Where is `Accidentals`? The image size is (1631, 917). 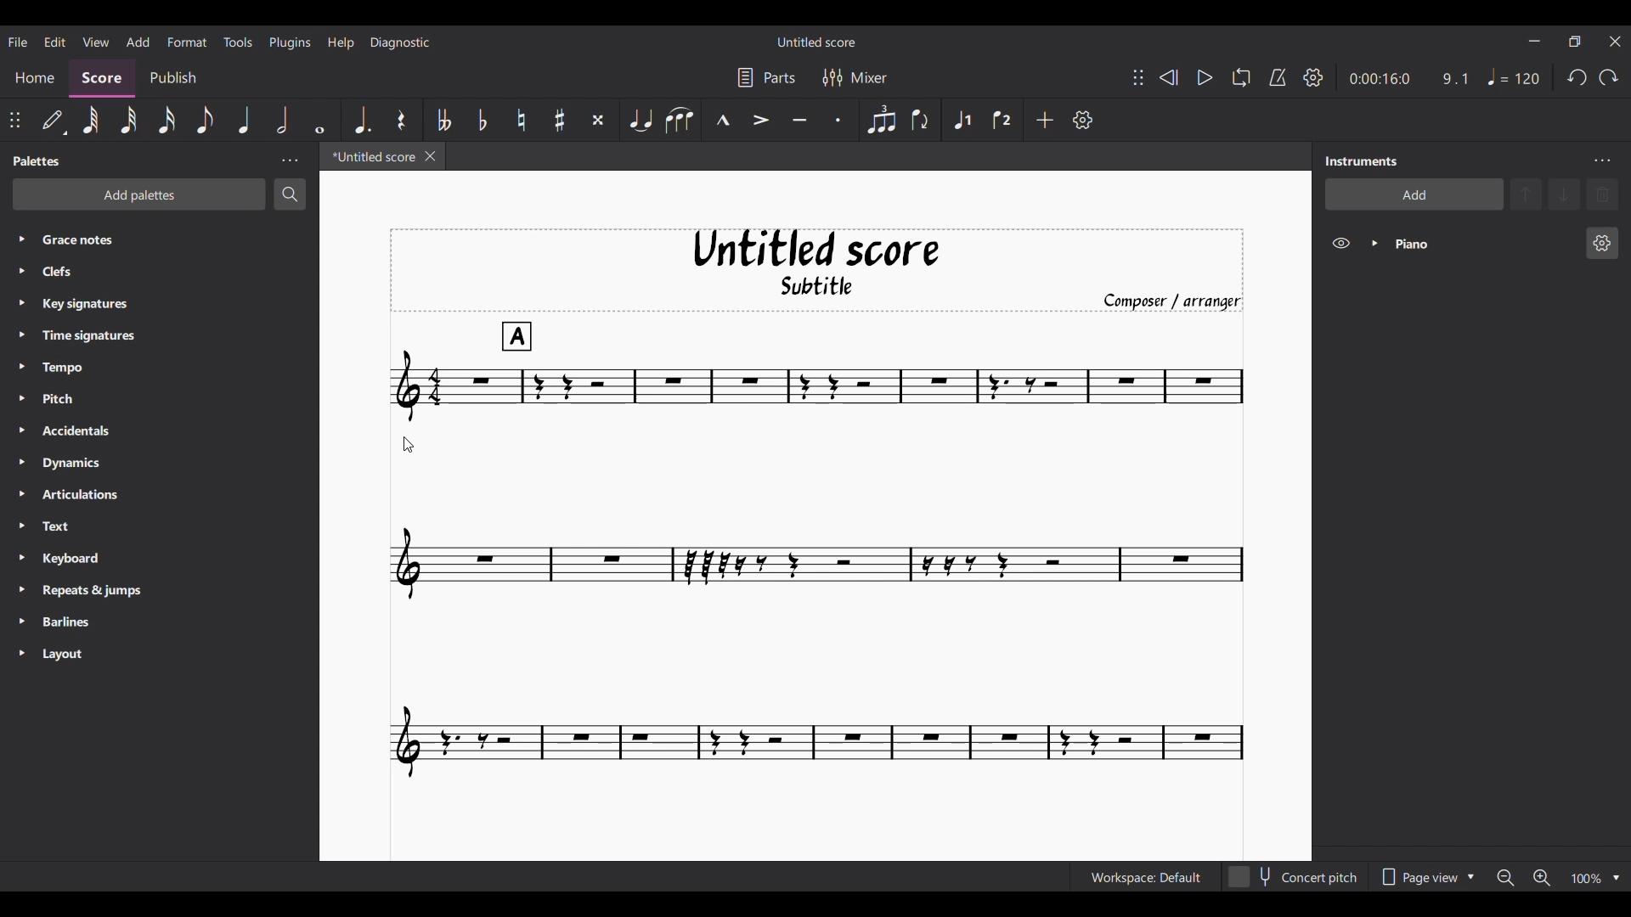
Accidentals is located at coordinates (101, 432).